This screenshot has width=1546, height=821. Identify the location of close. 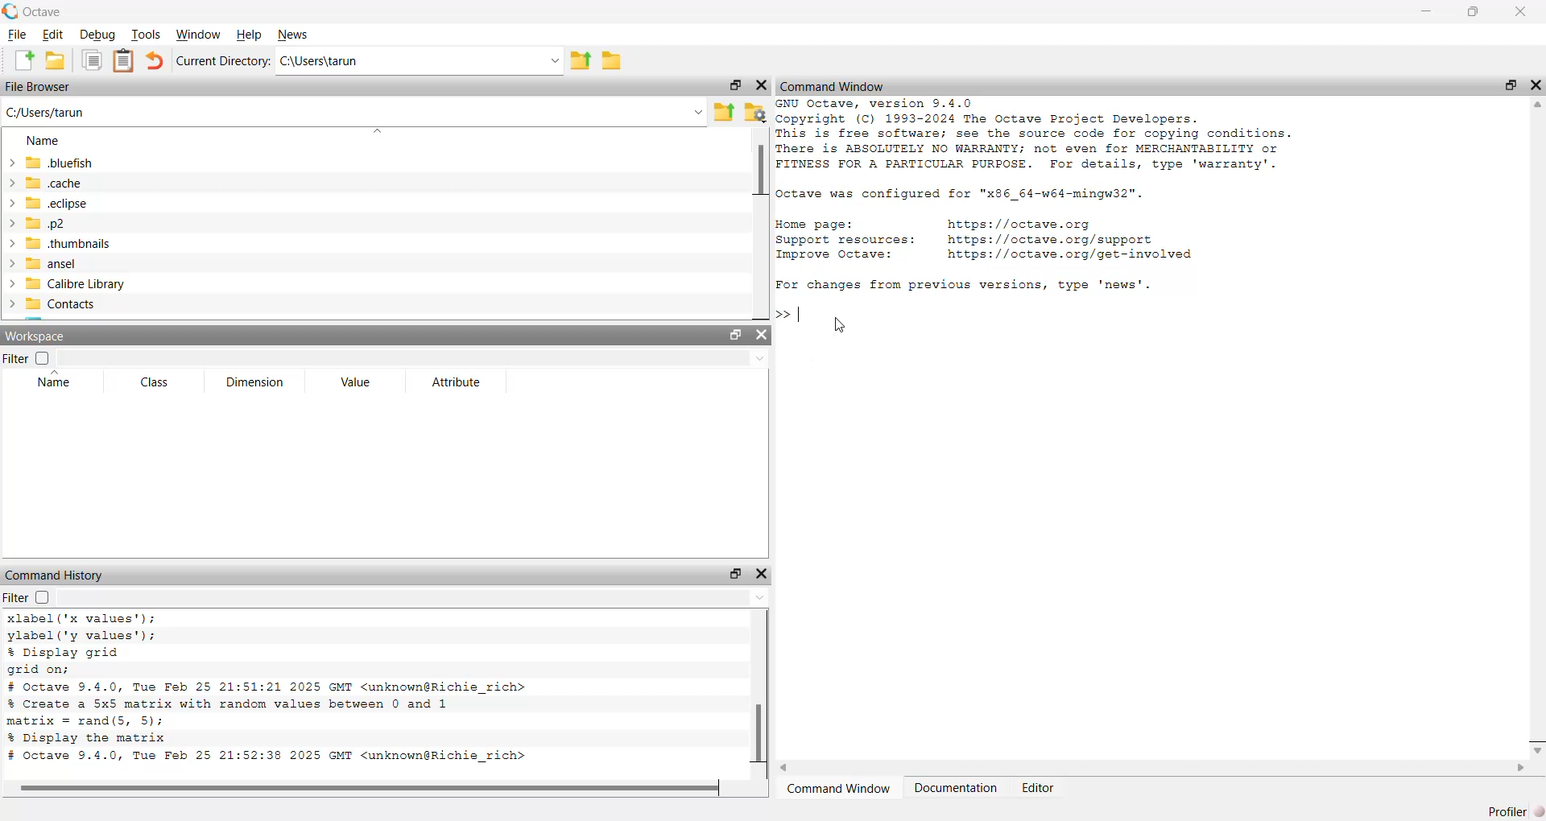
(1536, 86).